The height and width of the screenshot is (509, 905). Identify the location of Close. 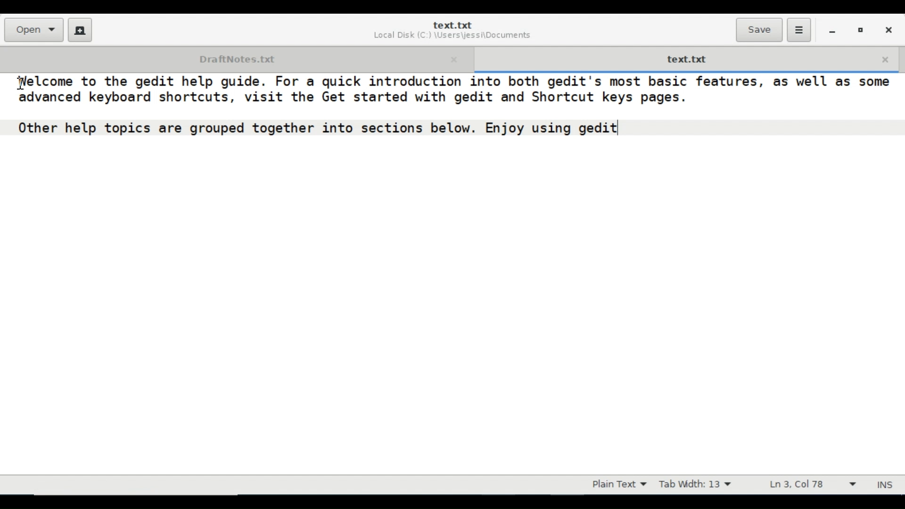
(888, 29).